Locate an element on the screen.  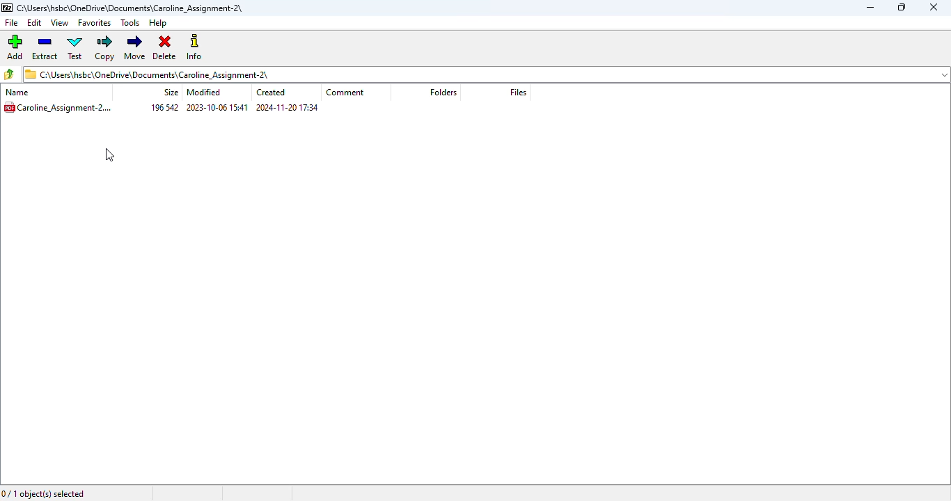
i C\Users\hsbc\OneDrive\Docum is located at coordinates (486, 74).